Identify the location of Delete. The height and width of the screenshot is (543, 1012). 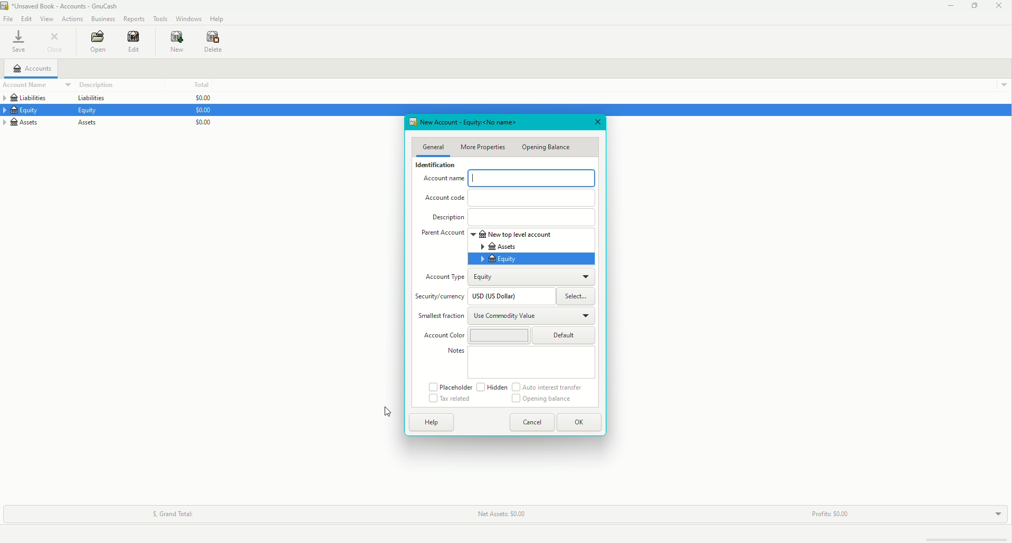
(215, 42).